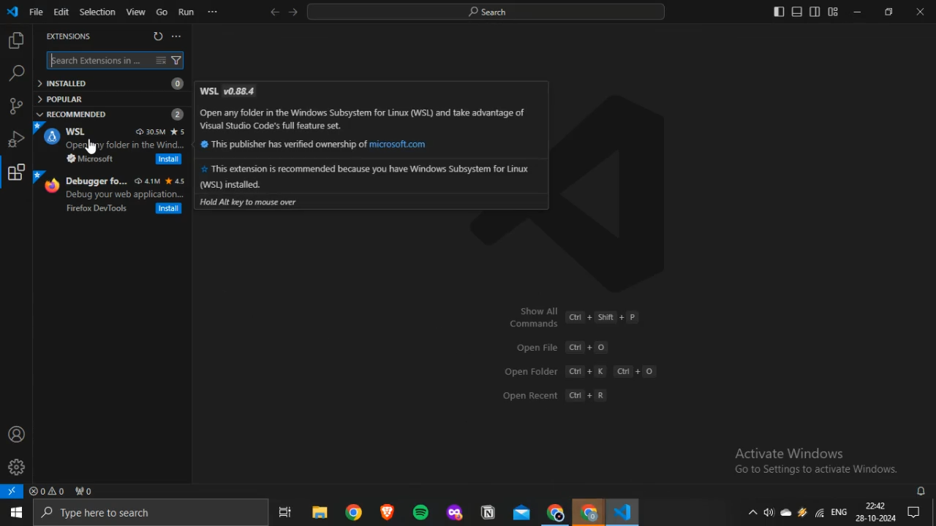  What do you see at coordinates (399, 144) in the screenshot?
I see `microsoft.com` at bounding box center [399, 144].